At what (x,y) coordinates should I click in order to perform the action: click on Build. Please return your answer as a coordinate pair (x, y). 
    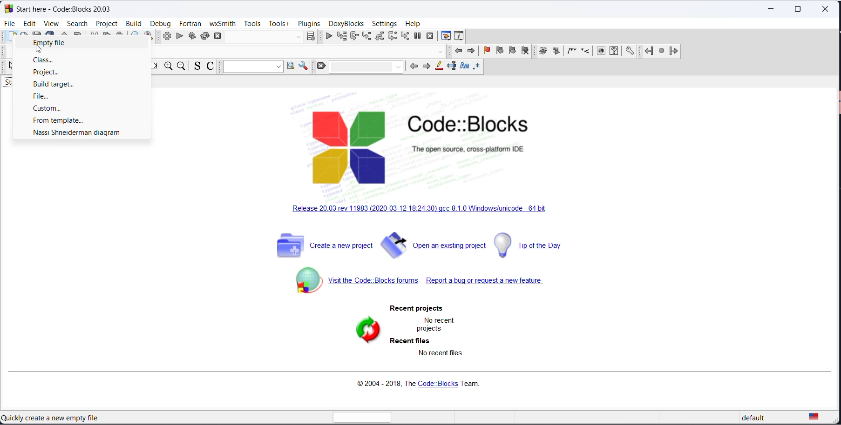
    Looking at the image, I should click on (133, 22).